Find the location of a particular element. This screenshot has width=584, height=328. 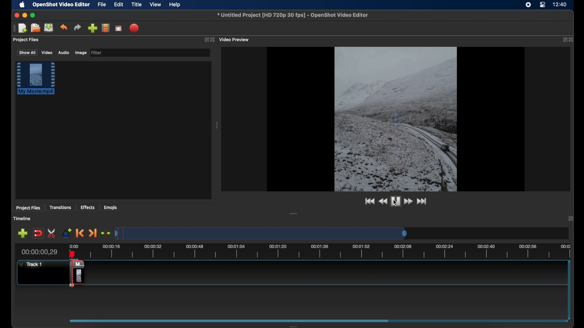

import files is located at coordinates (92, 28).